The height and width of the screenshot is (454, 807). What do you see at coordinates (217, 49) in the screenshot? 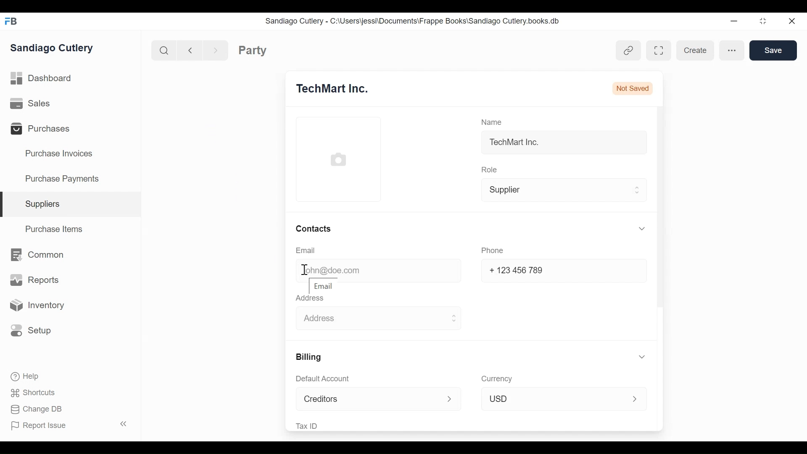
I see `next` at bounding box center [217, 49].